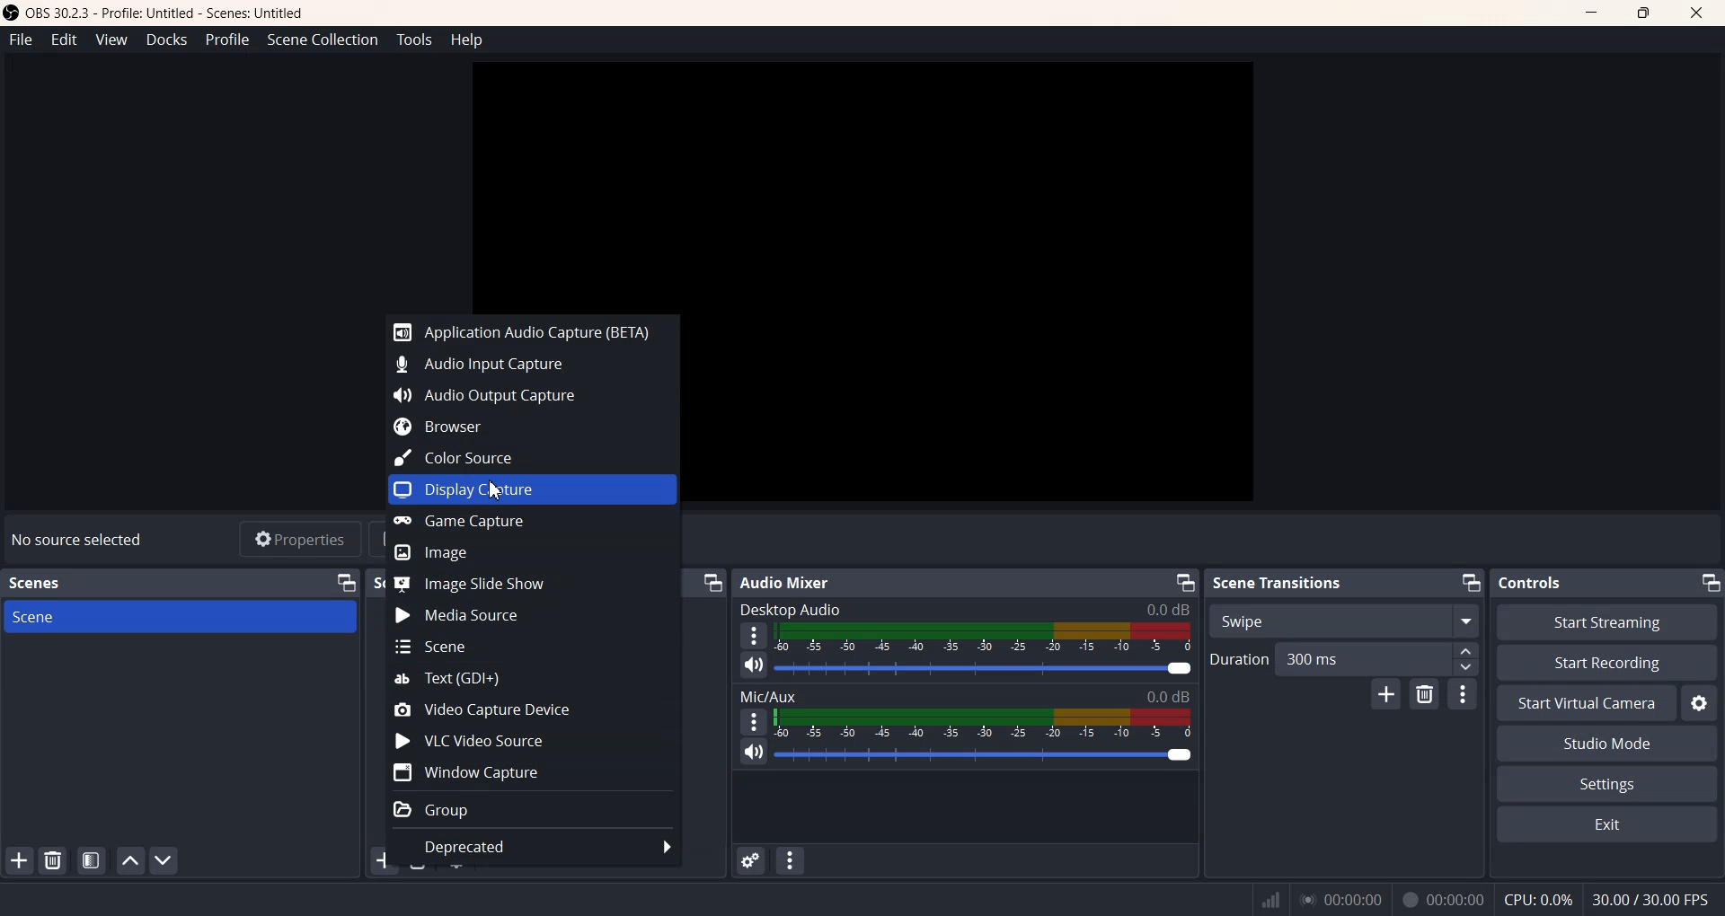  Describe the element at coordinates (496, 489) in the screenshot. I see `Cursor` at that location.